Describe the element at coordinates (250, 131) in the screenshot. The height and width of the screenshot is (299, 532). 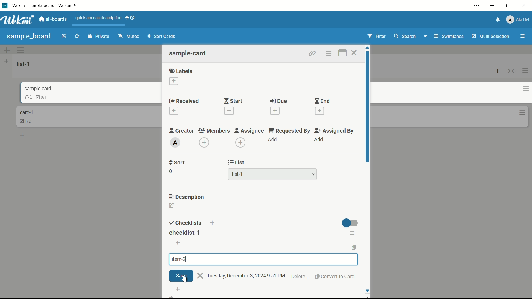
I see `assignee` at that location.